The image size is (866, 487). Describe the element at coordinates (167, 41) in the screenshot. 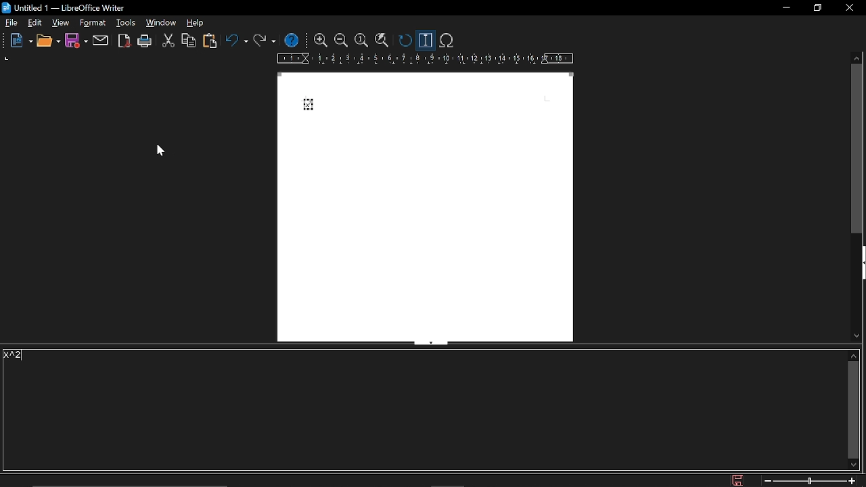

I see `cut ` at that location.